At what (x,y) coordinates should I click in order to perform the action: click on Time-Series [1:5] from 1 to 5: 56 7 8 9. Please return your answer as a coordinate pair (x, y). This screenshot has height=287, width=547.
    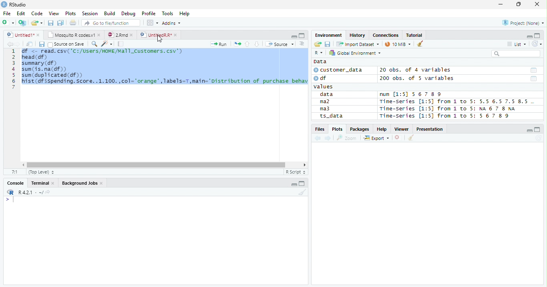
    Looking at the image, I should click on (445, 116).